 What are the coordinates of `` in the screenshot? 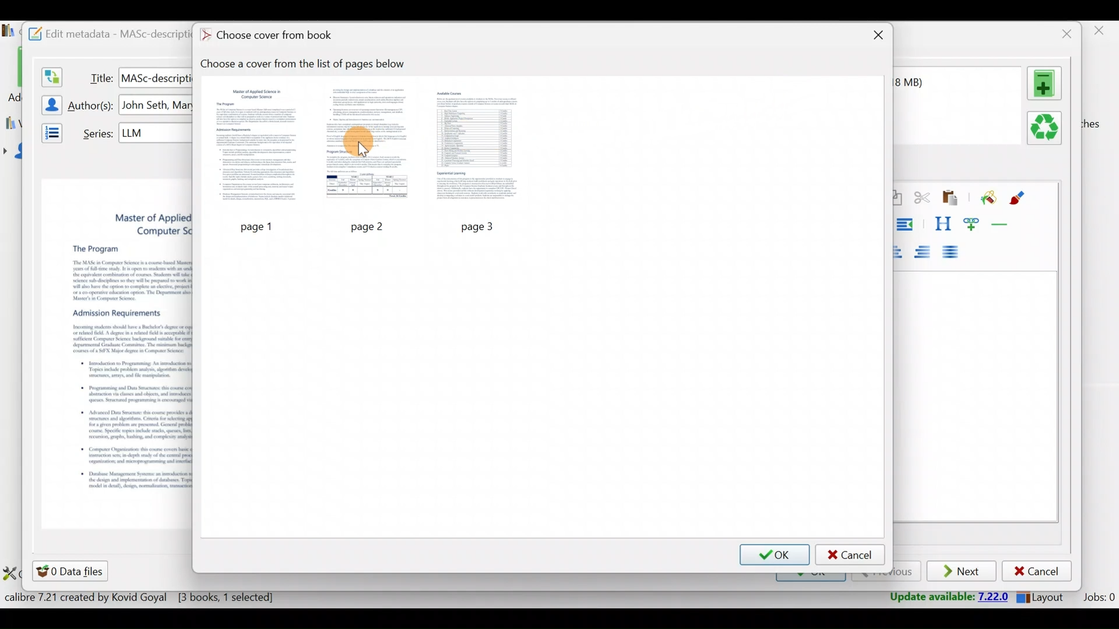 It's located at (155, 77).